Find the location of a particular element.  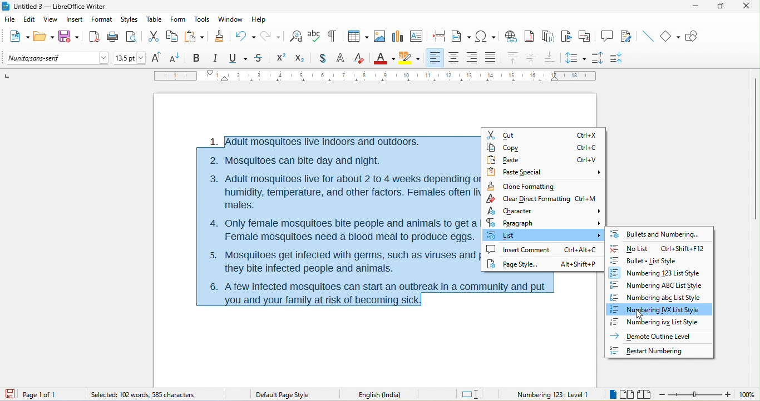

numbering 123 level 1 is located at coordinates (553, 393).